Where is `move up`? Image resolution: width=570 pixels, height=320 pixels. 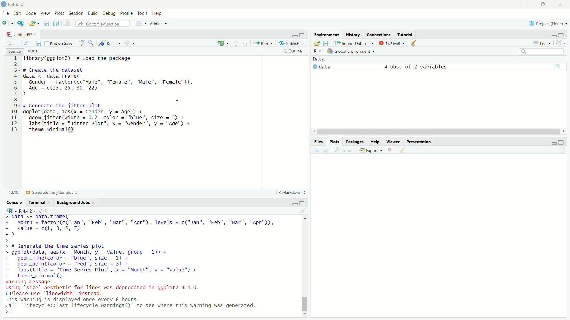
move up is located at coordinates (304, 218).